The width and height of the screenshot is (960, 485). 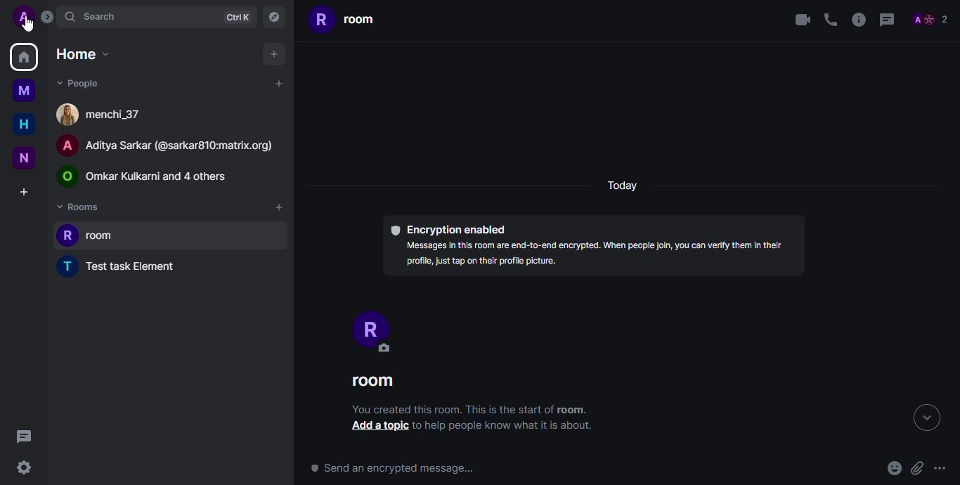 What do you see at coordinates (237, 17) in the screenshot?
I see `ctrlK` at bounding box center [237, 17].